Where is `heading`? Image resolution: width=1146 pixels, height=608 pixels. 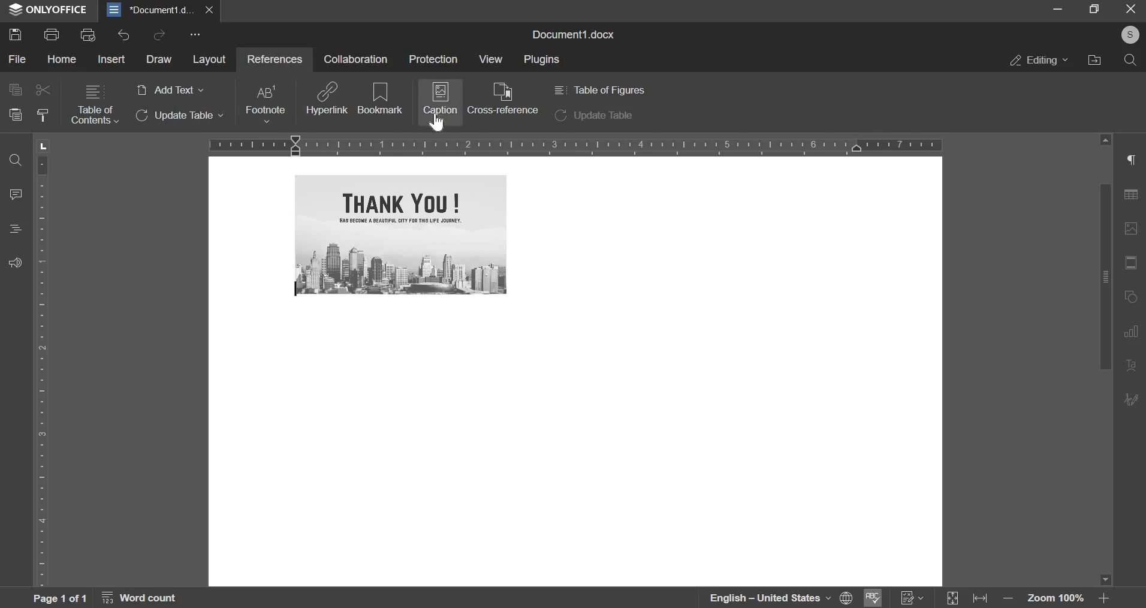 heading is located at coordinates (16, 228).